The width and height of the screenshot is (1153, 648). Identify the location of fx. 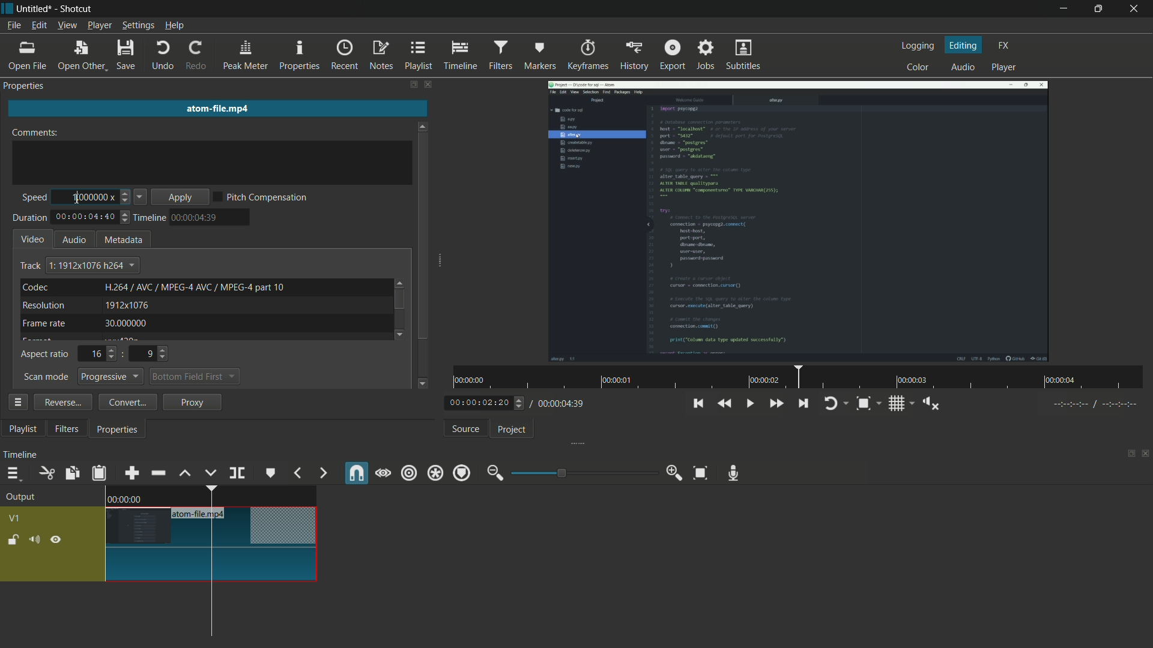
(1003, 46).